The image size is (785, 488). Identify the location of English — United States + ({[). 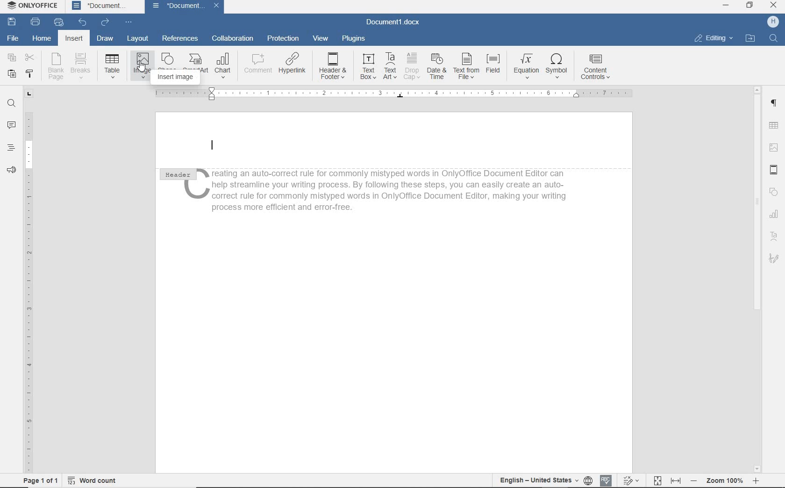
(540, 481).